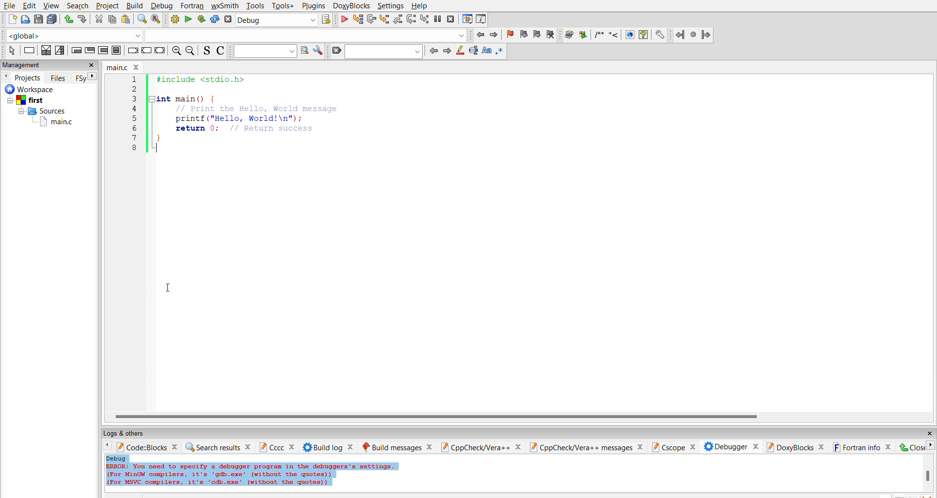  Describe the element at coordinates (215, 19) in the screenshot. I see `rebuild` at that location.